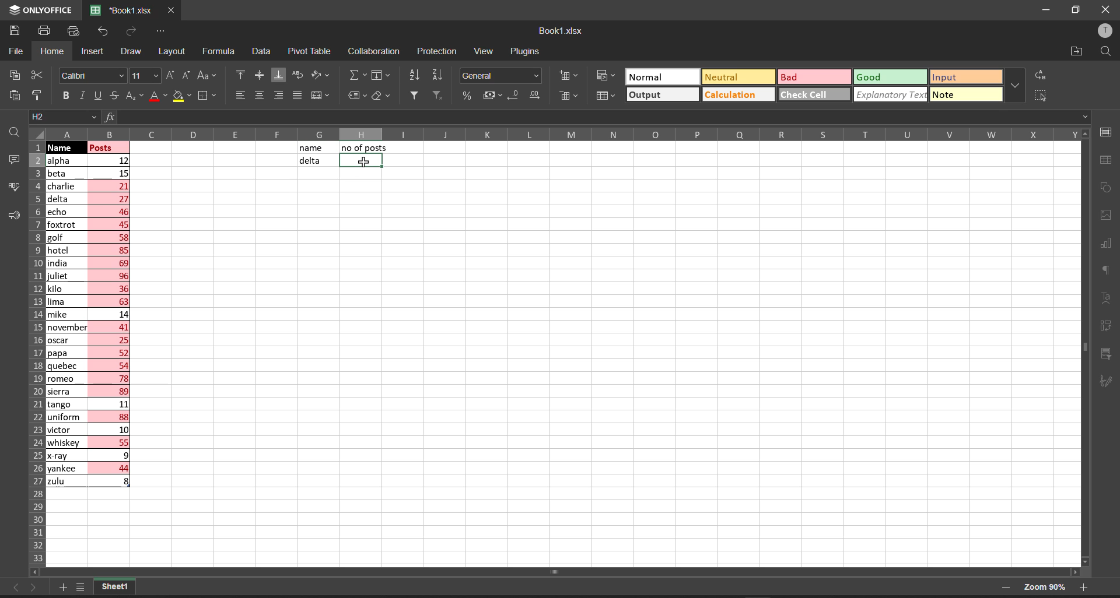 The image size is (1120, 598). What do you see at coordinates (157, 96) in the screenshot?
I see `font color` at bounding box center [157, 96].